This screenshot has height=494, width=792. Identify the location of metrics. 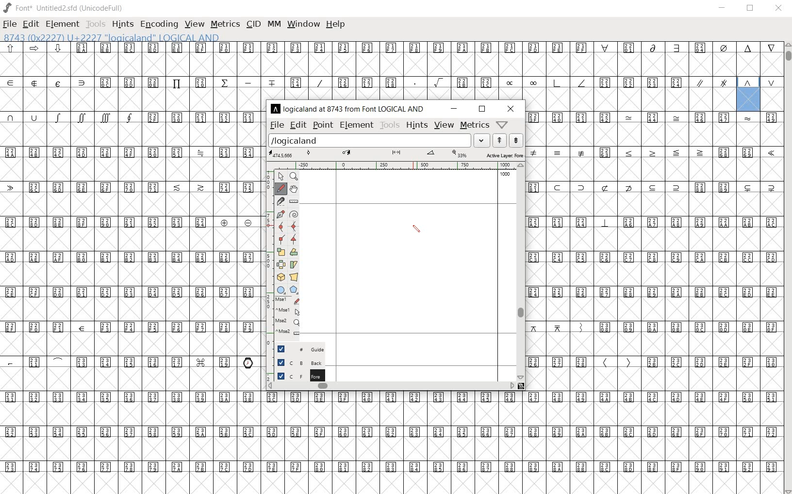
(475, 125).